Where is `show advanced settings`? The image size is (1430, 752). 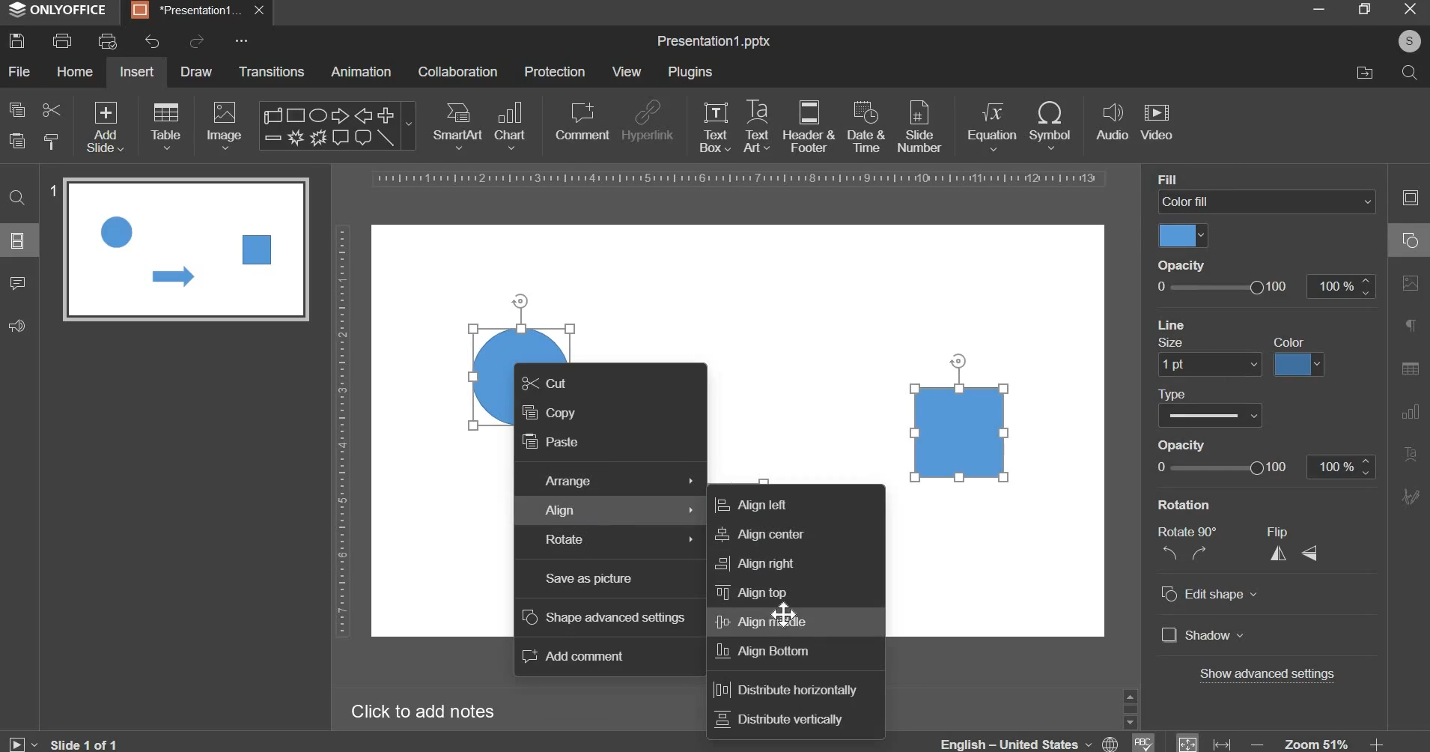
show advanced settings is located at coordinates (1270, 676).